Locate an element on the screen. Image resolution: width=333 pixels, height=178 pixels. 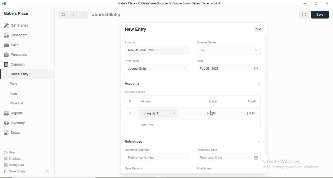
Reference Date is located at coordinates (207, 149).